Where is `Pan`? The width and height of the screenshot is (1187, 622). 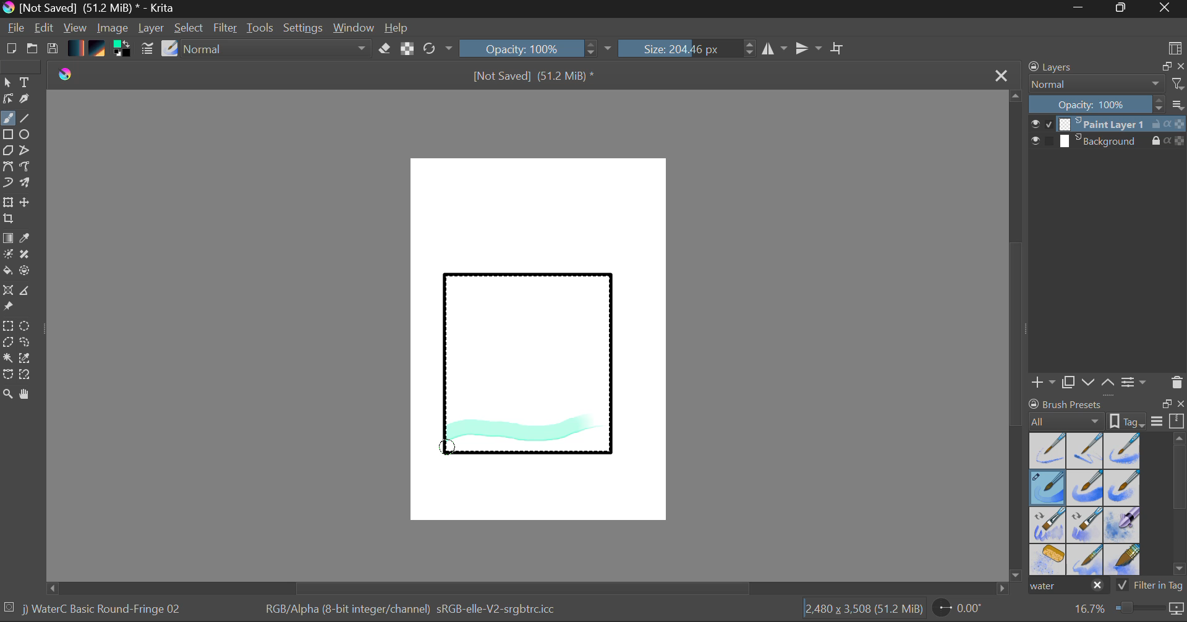 Pan is located at coordinates (29, 396).